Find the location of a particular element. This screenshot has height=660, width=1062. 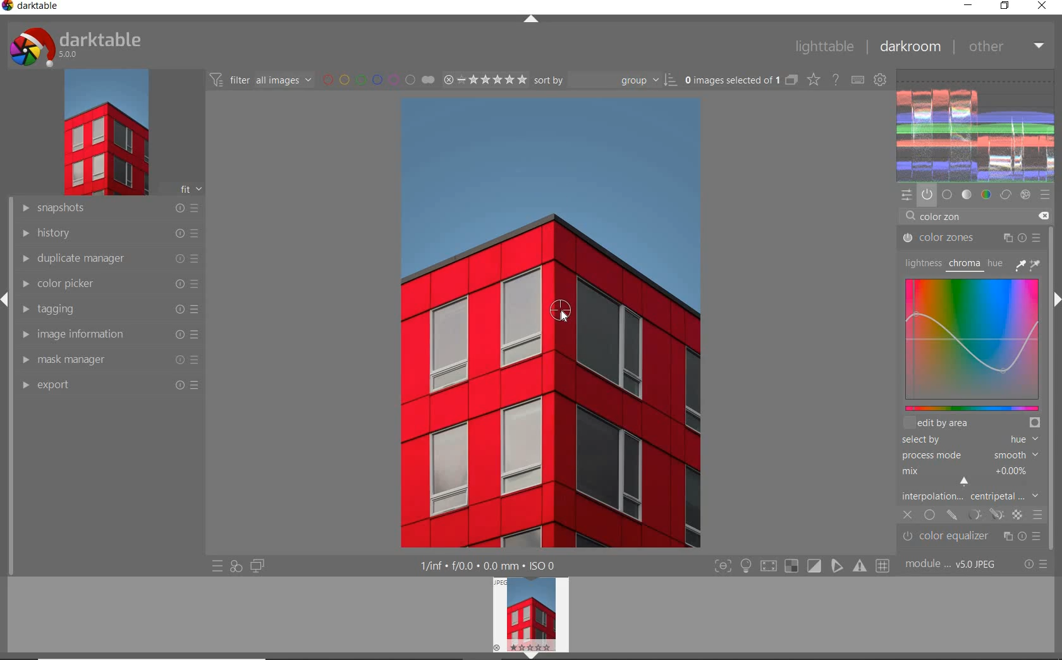

INPUT VALUE is located at coordinates (934, 218).